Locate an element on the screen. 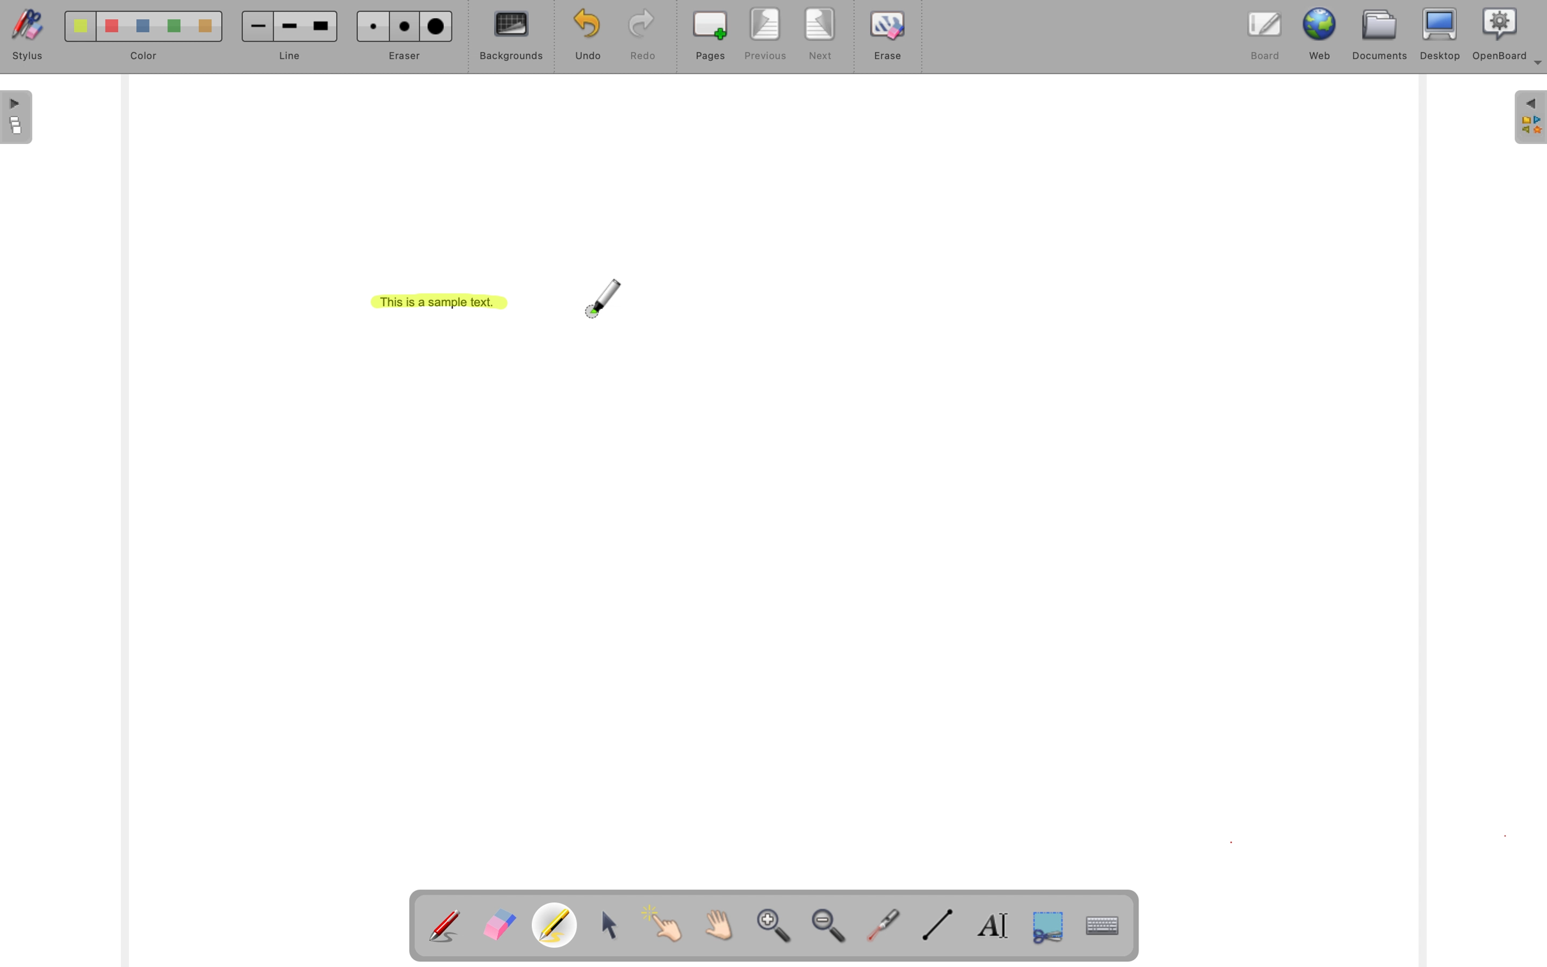 This screenshot has height=967, width=1547. The library (right panel) is located at coordinates (1530, 118).